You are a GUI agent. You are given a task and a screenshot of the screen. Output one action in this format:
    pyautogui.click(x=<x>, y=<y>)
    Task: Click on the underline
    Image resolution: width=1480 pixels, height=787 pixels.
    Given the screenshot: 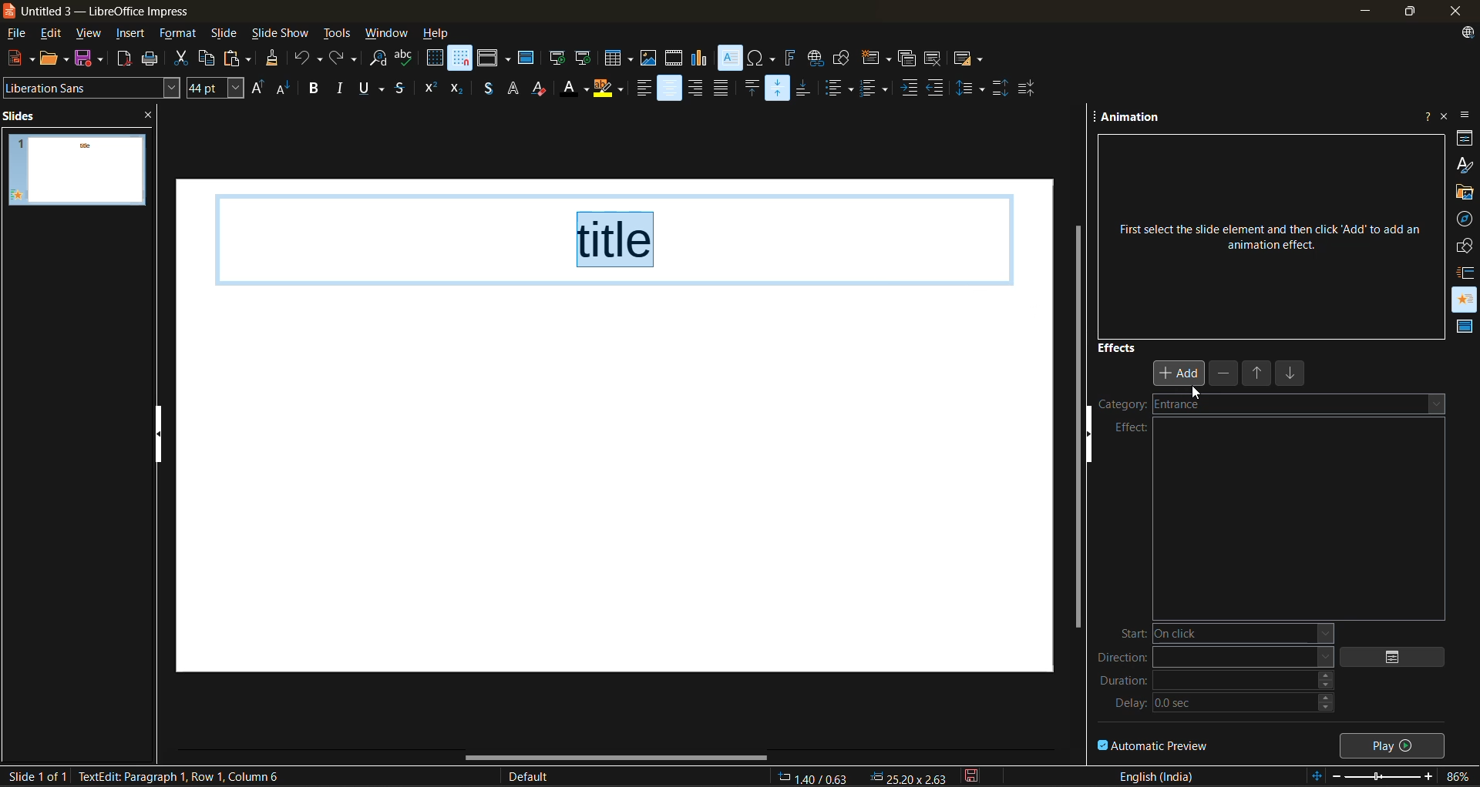 What is the action you would take?
    pyautogui.click(x=375, y=89)
    